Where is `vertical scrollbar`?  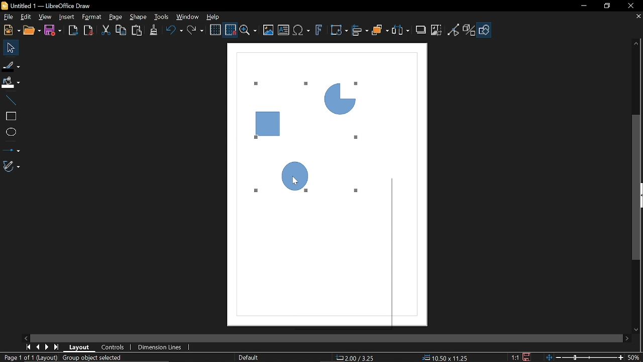
vertical scrollbar is located at coordinates (638, 188).